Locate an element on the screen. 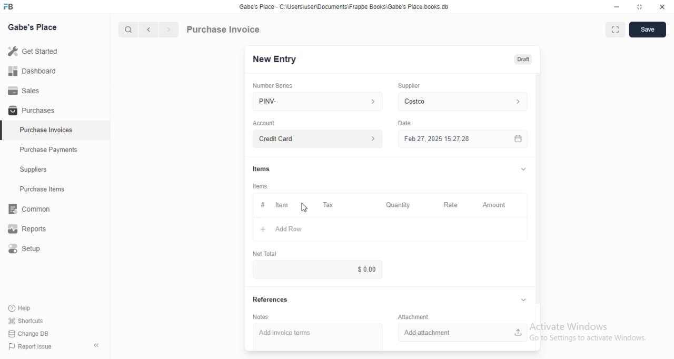  Credit Card is located at coordinates (318, 138).